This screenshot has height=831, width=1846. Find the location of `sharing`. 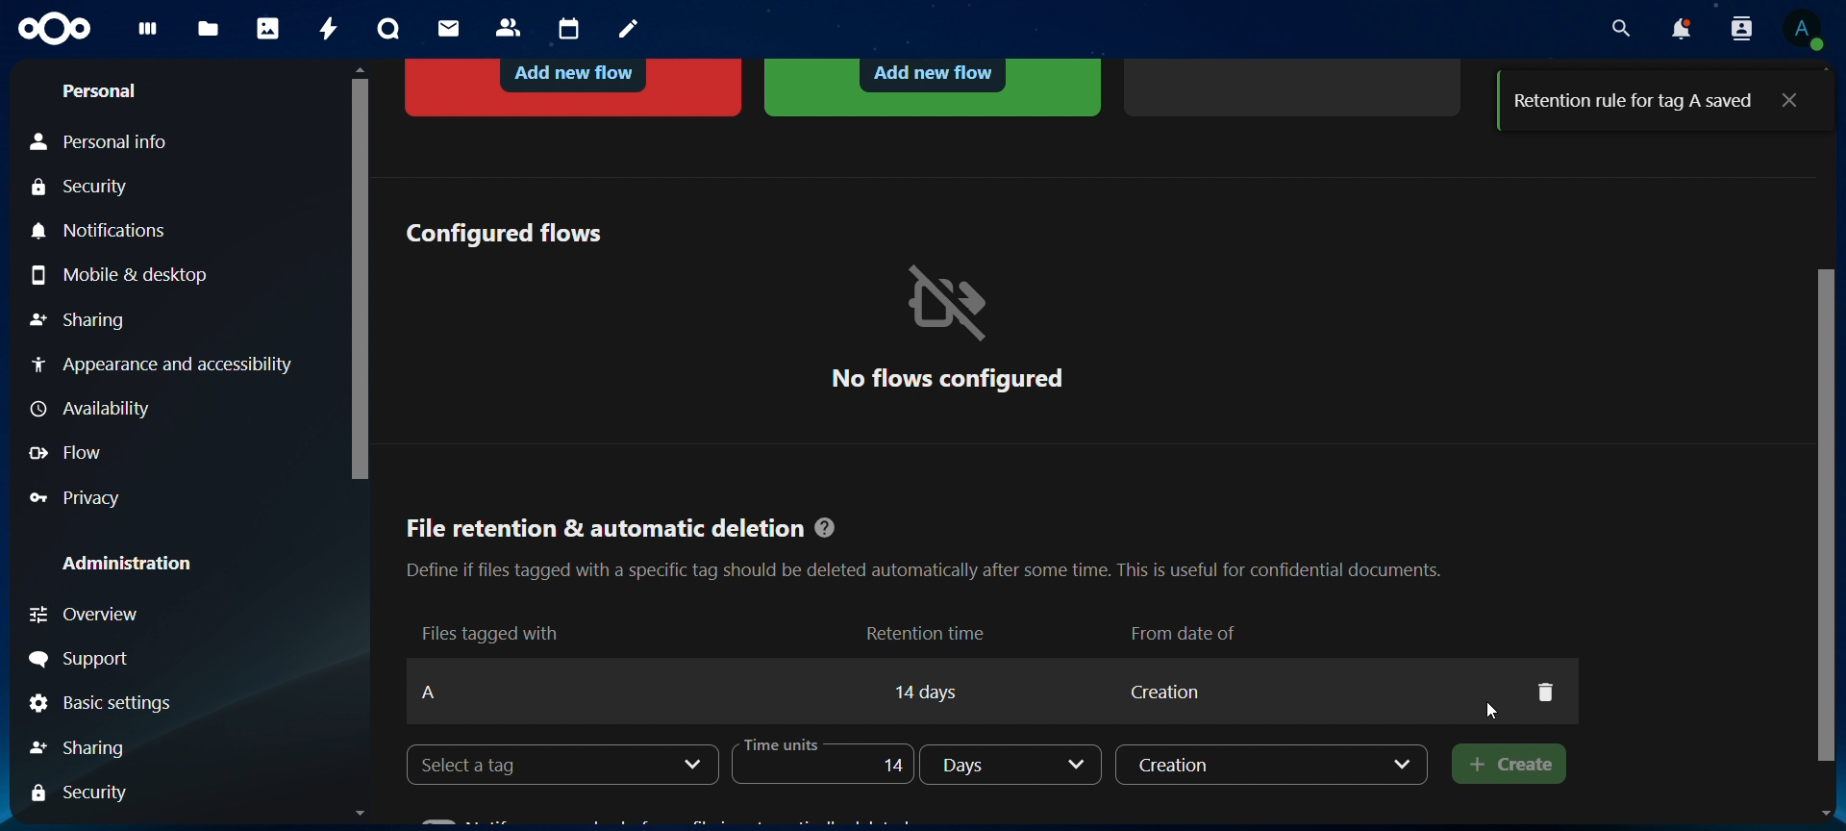

sharing is located at coordinates (78, 322).